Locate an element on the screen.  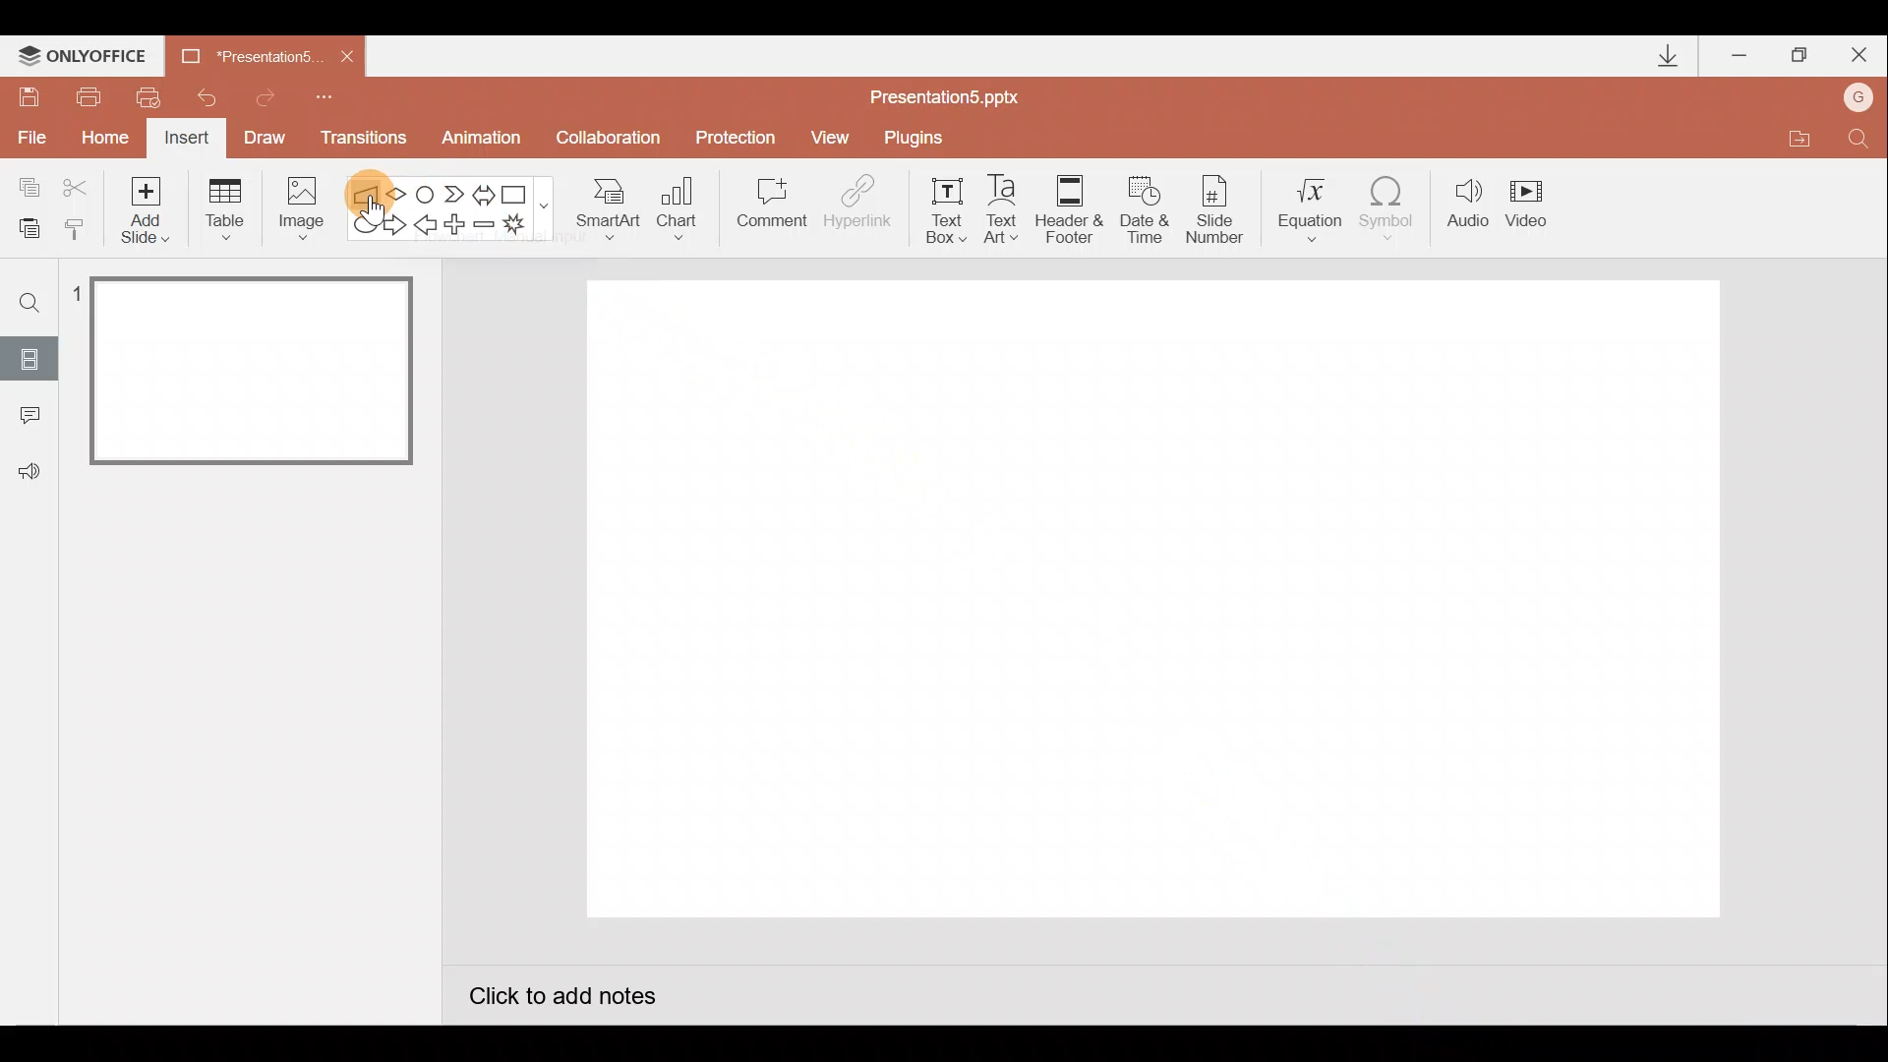
Feedback & support is located at coordinates (30, 470).